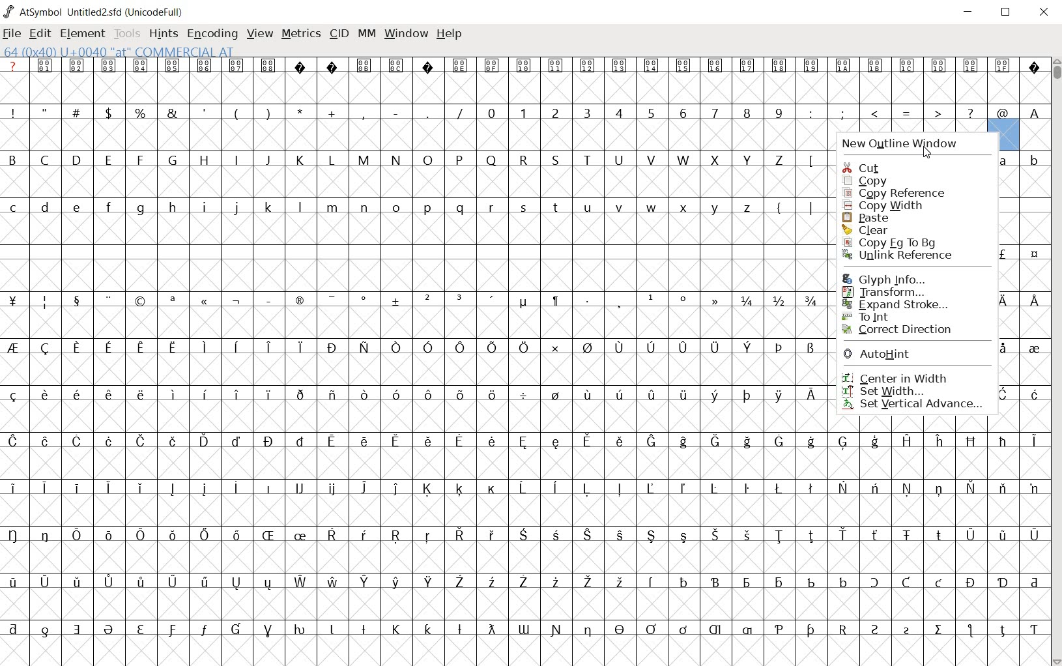 This screenshot has height=666, width=1062. I want to click on HINTS, so click(162, 35).